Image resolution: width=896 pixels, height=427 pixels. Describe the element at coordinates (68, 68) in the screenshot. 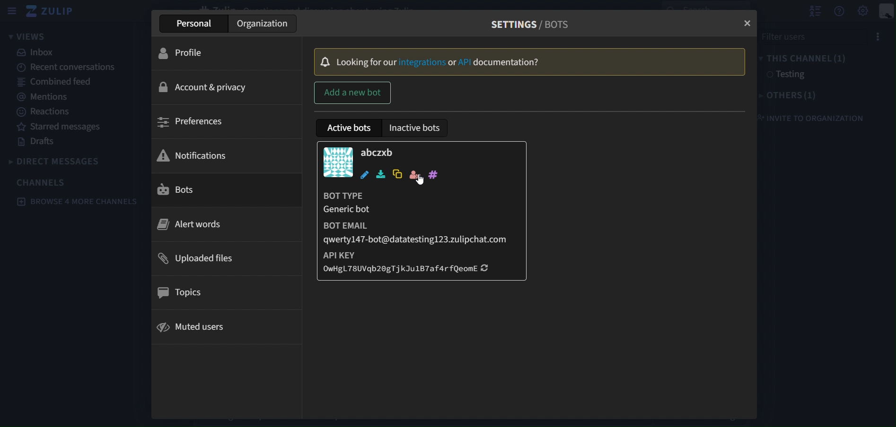

I see `recent conversations` at that location.